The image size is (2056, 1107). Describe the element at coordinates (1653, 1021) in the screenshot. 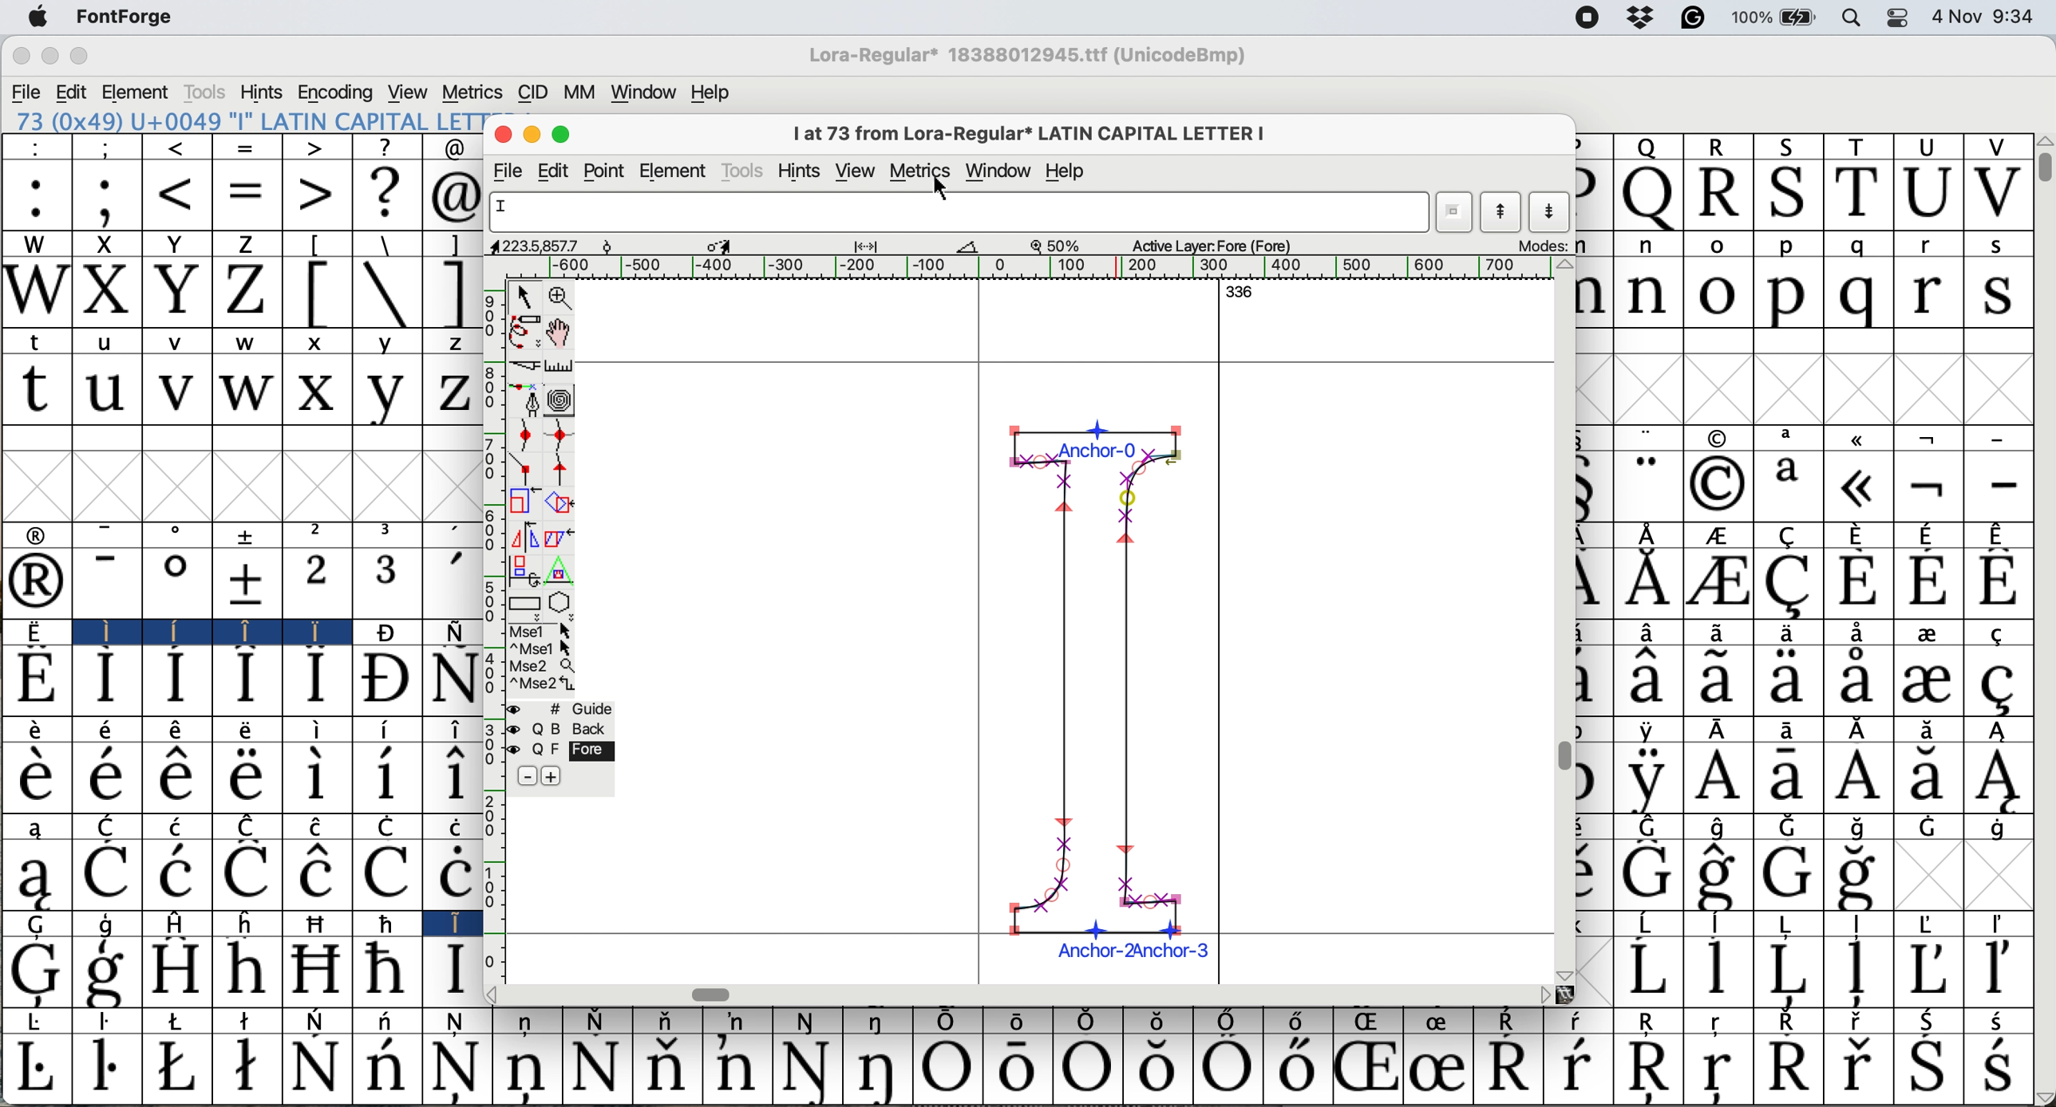

I see `Symbol` at that location.